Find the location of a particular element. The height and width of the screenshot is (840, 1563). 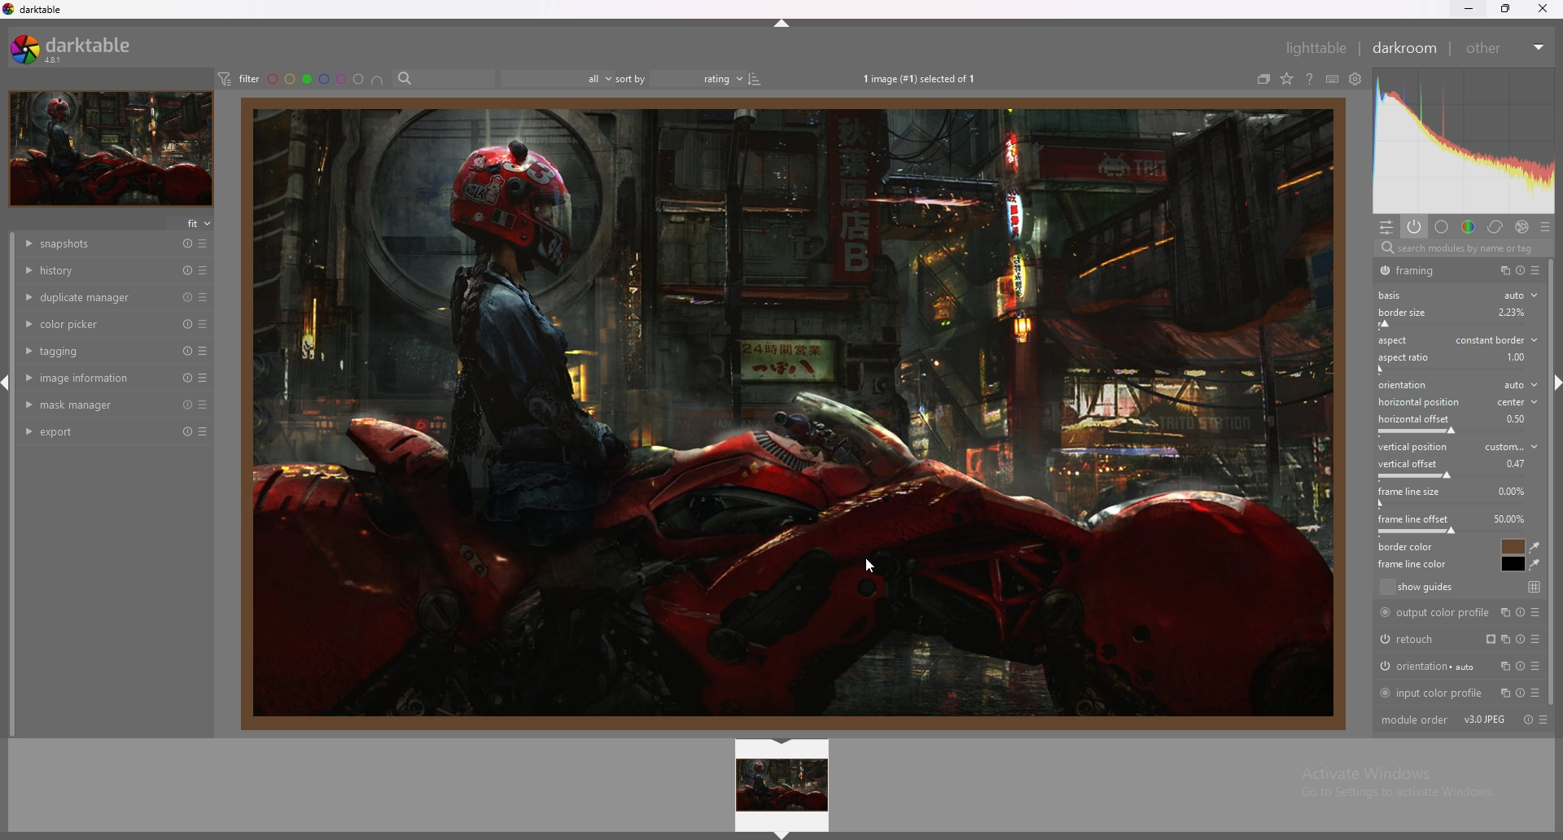

aspect ratio bar is located at coordinates (1451, 370).